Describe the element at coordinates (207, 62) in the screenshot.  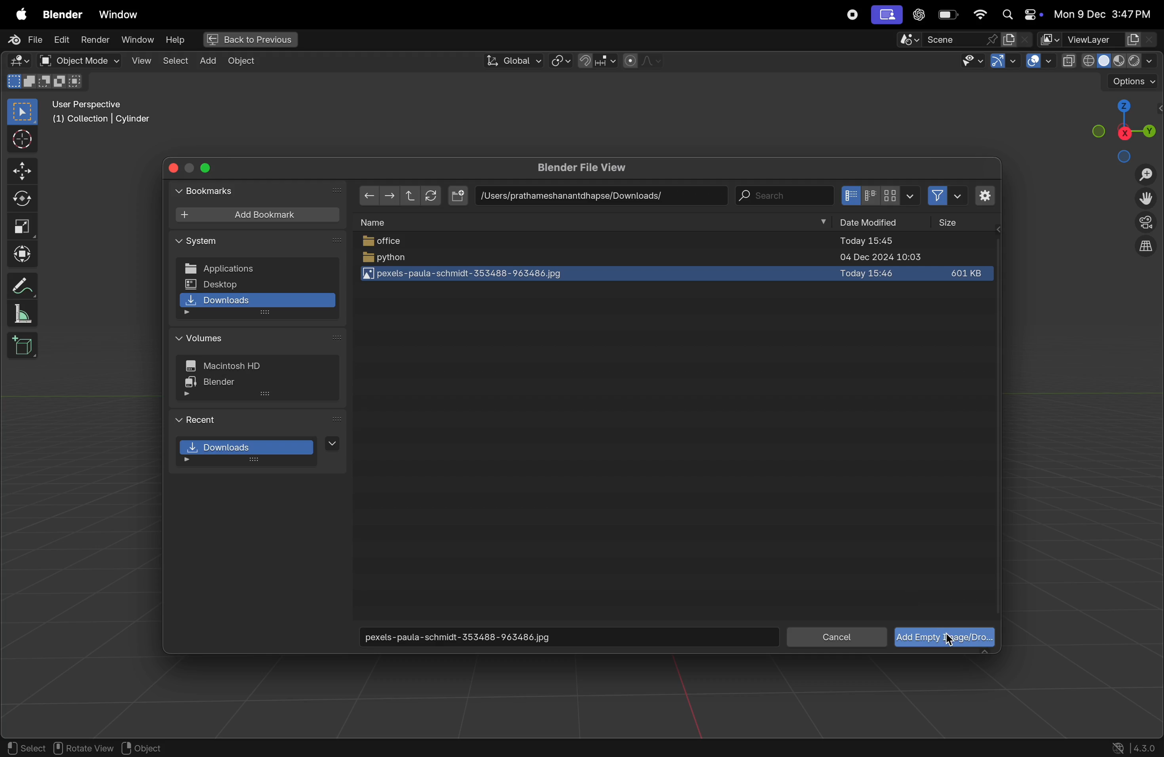
I see `add` at that location.